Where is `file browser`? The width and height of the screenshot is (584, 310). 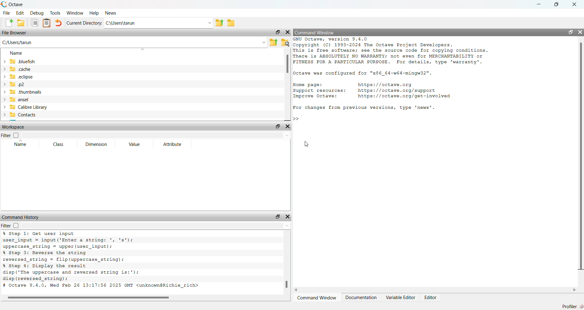 file browser is located at coordinates (16, 33).